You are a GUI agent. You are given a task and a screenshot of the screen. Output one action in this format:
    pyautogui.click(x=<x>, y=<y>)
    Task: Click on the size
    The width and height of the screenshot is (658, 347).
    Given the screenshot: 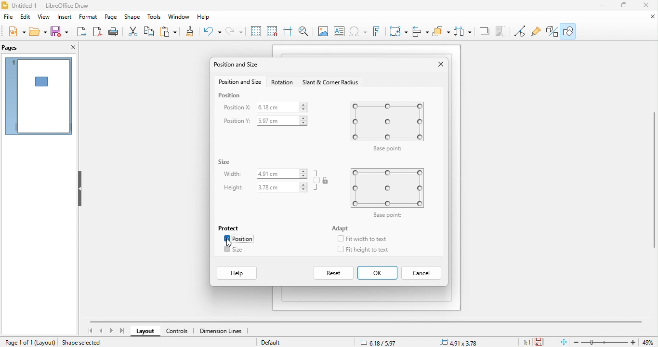 What is the action you would take?
    pyautogui.click(x=240, y=250)
    